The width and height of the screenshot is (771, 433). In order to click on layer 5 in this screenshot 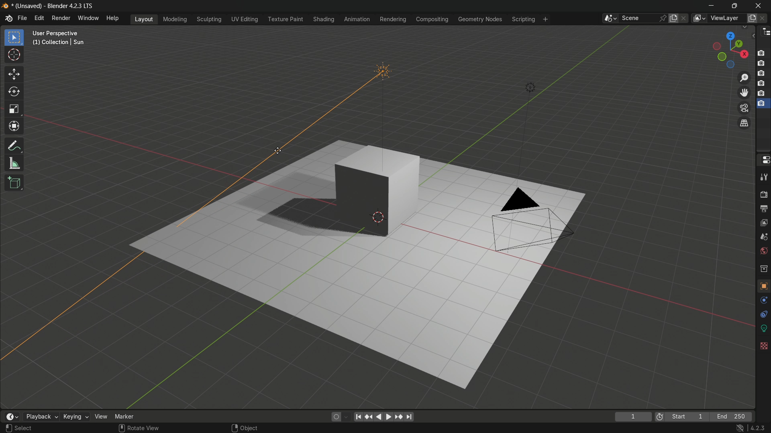, I will do `click(761, 93)`.